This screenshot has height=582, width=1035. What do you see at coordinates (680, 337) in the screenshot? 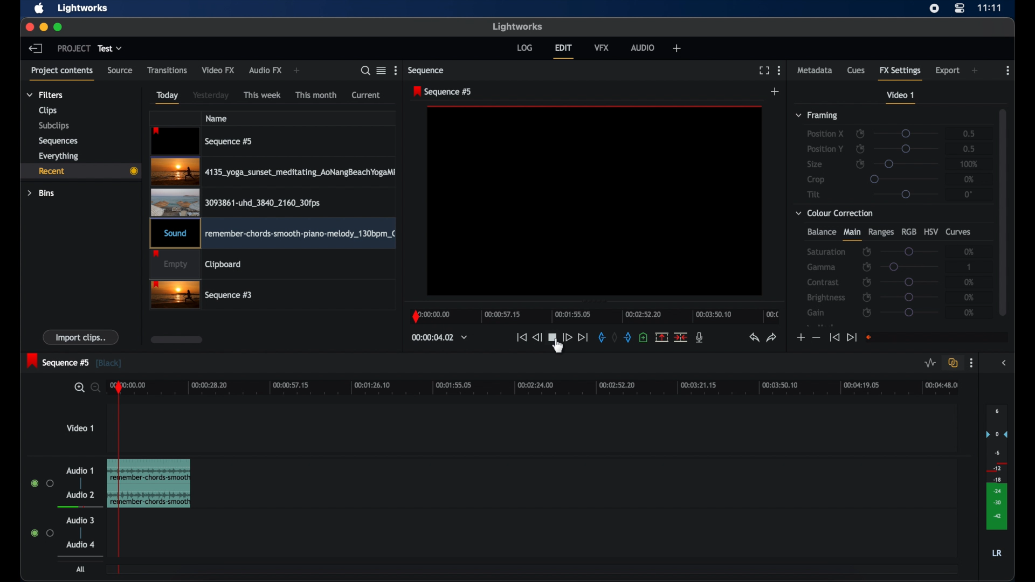
I see `split` at bounding box center [680, 337].